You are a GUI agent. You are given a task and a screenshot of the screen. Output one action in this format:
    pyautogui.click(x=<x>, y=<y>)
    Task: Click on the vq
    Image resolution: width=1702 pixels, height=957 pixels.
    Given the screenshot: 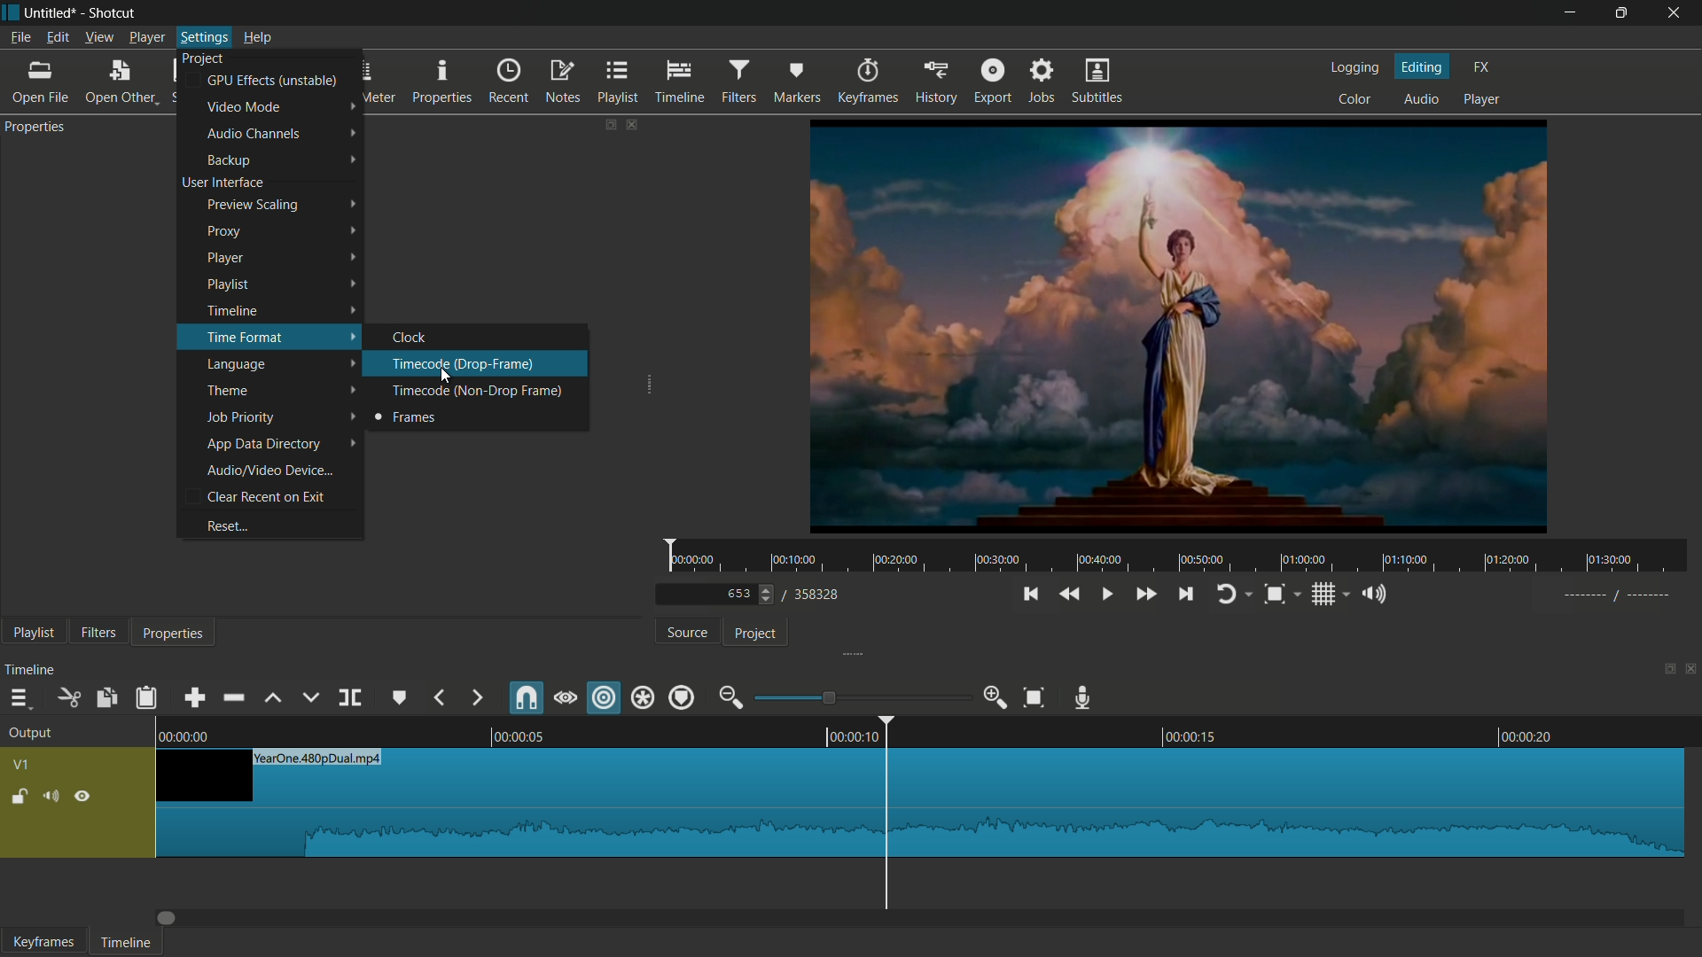 What is the action you would take?
    pyautogui.click(x=22, y=764)
    